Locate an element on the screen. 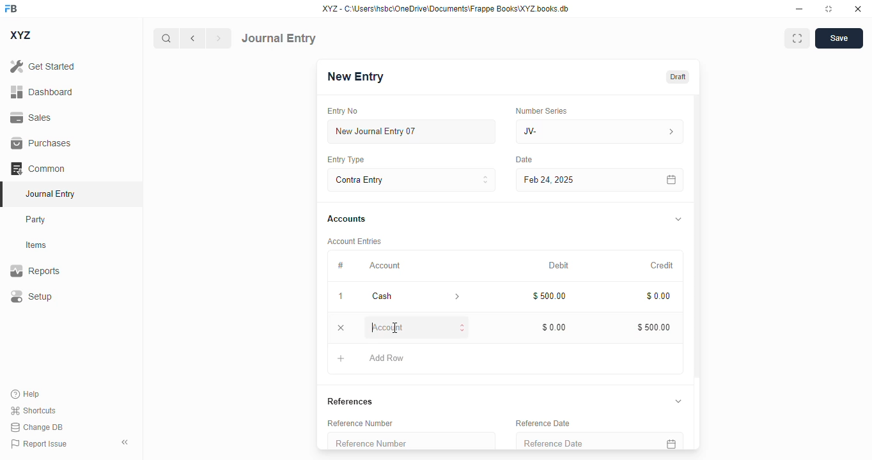  remove is located at coordinates (341, 328).